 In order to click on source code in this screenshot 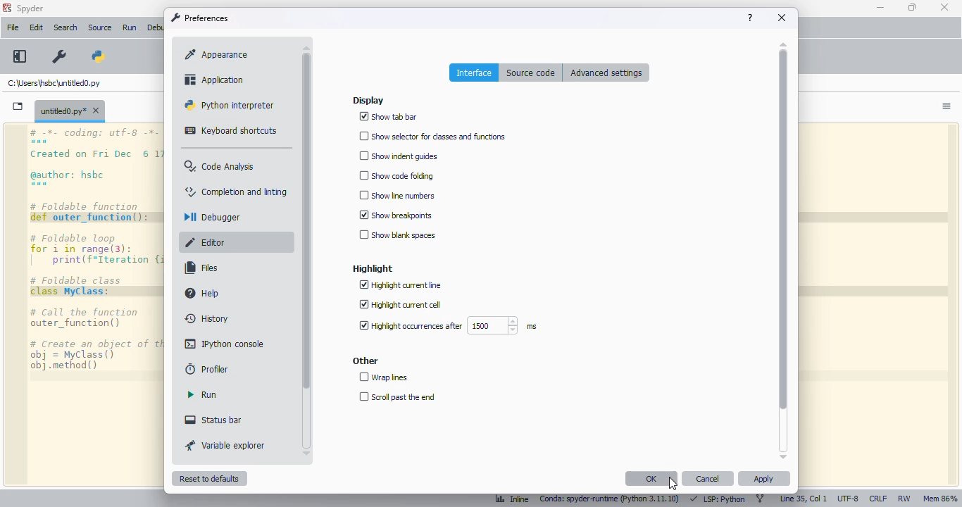, I will do `click(531, 73)`.